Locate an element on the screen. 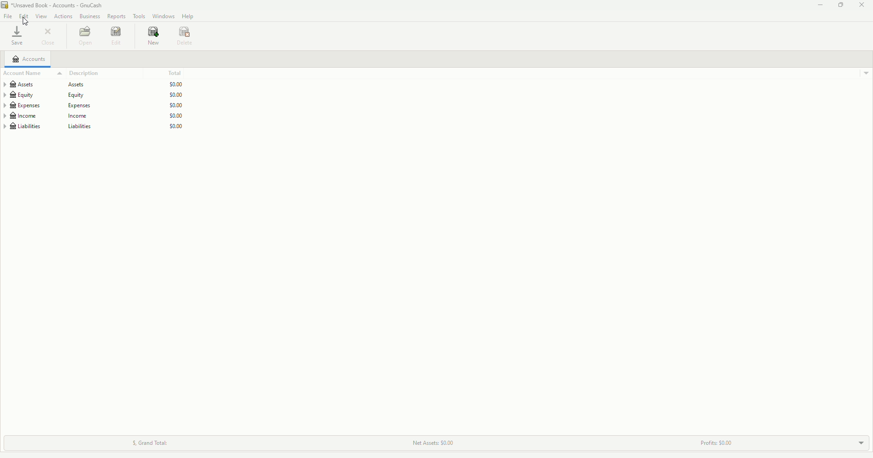 This screenshot has height=458, width=873. cursor is located at coordinates (24, 22).